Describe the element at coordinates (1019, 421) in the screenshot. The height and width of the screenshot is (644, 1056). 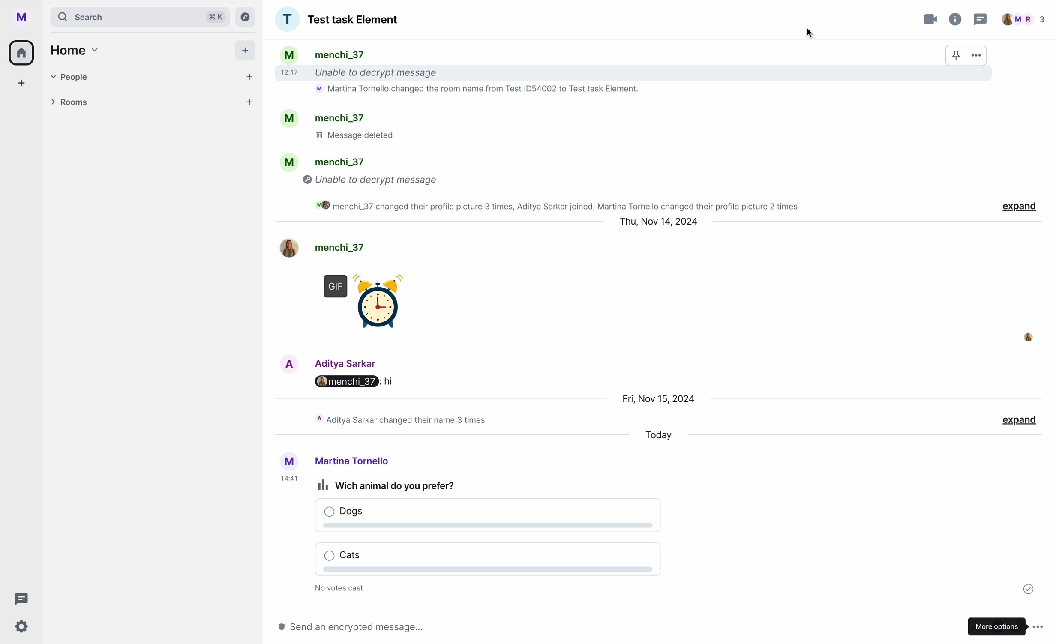
I see `expand` at that location.